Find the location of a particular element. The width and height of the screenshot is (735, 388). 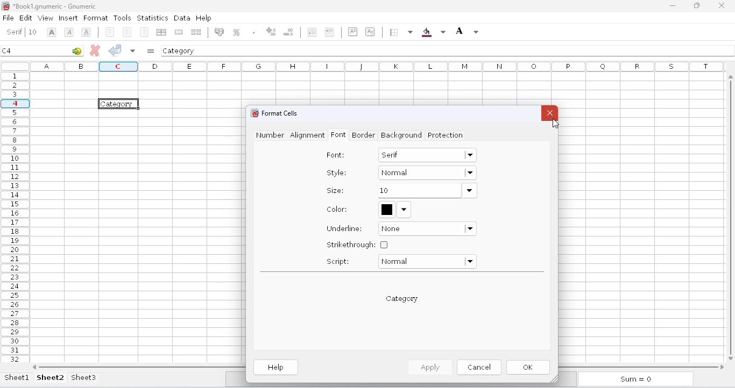

Normal is located at coordinates (427, 174).